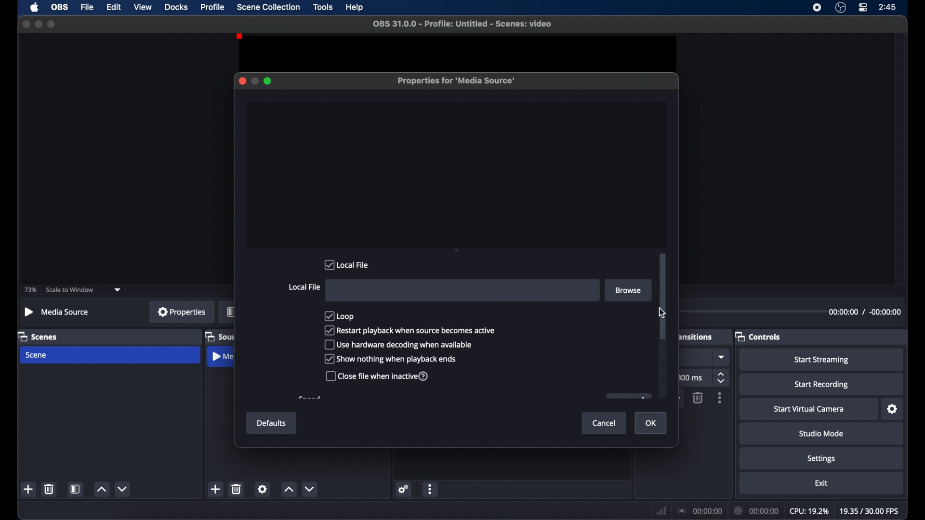 This screenshot has height=520, width=925. I want to click on add, so click(216, 489).